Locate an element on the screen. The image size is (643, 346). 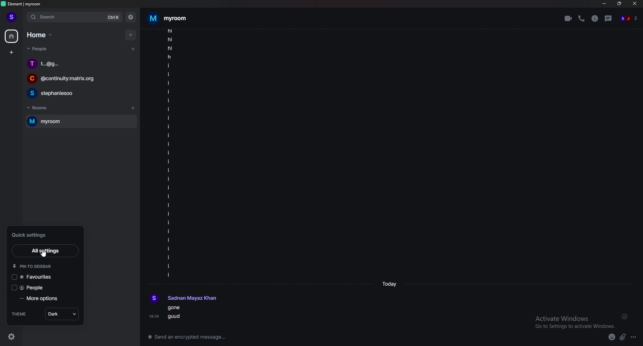
create a space is located at coordinates (11, 52).